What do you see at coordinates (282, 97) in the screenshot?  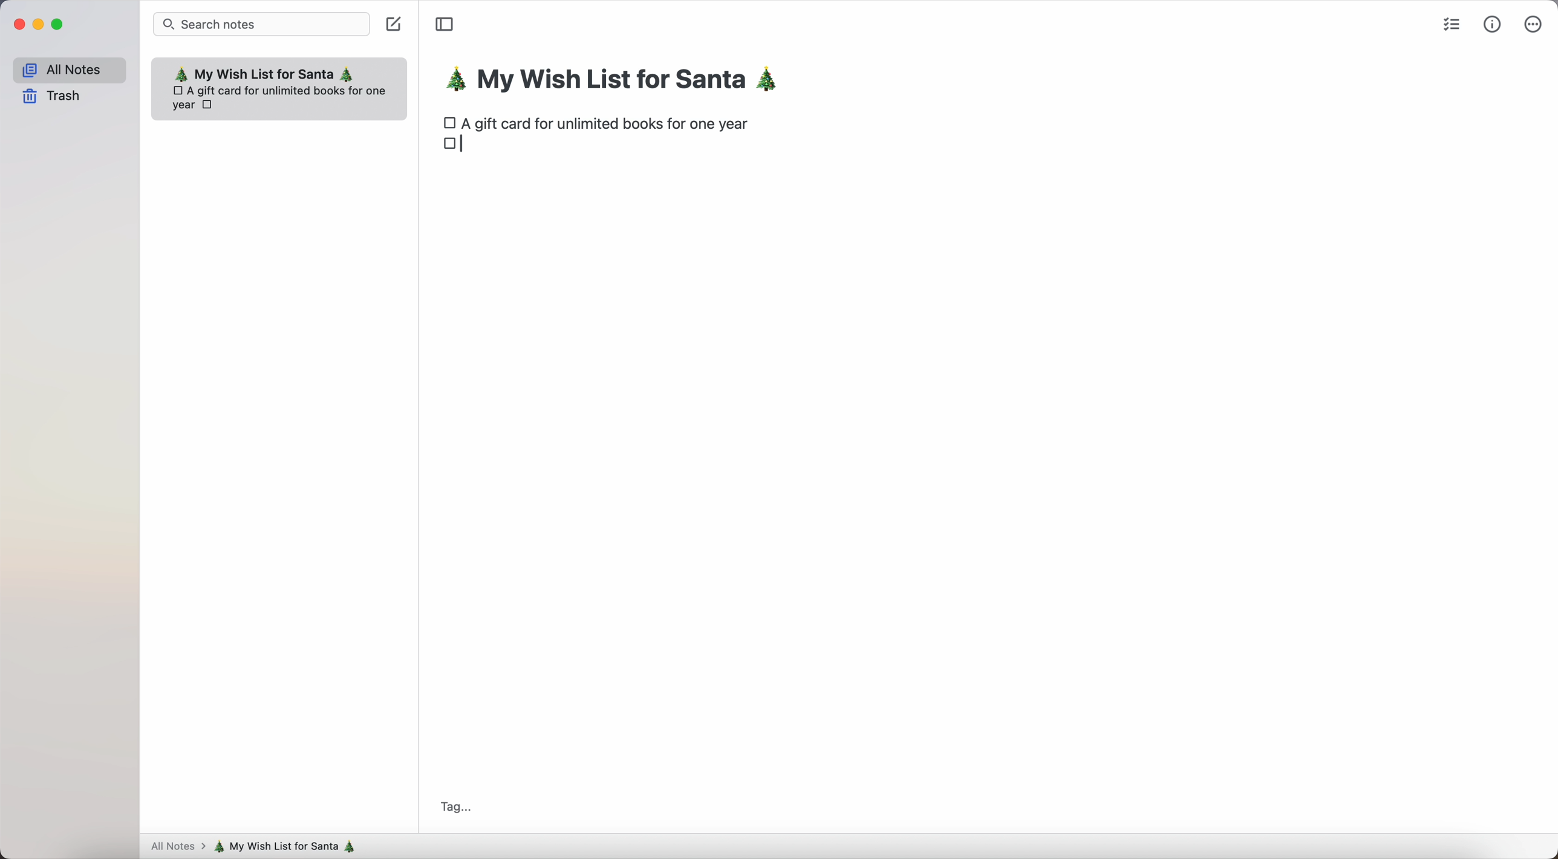 I see `A gift card for unlimited books for one year.` at bounding box center [282, 97].